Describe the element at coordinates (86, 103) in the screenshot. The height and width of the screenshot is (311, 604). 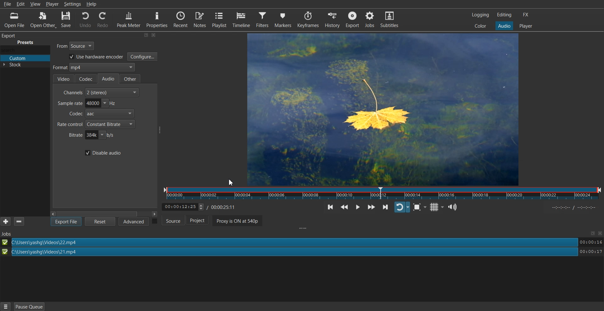
I see `Sample rate adjuster` at that location.